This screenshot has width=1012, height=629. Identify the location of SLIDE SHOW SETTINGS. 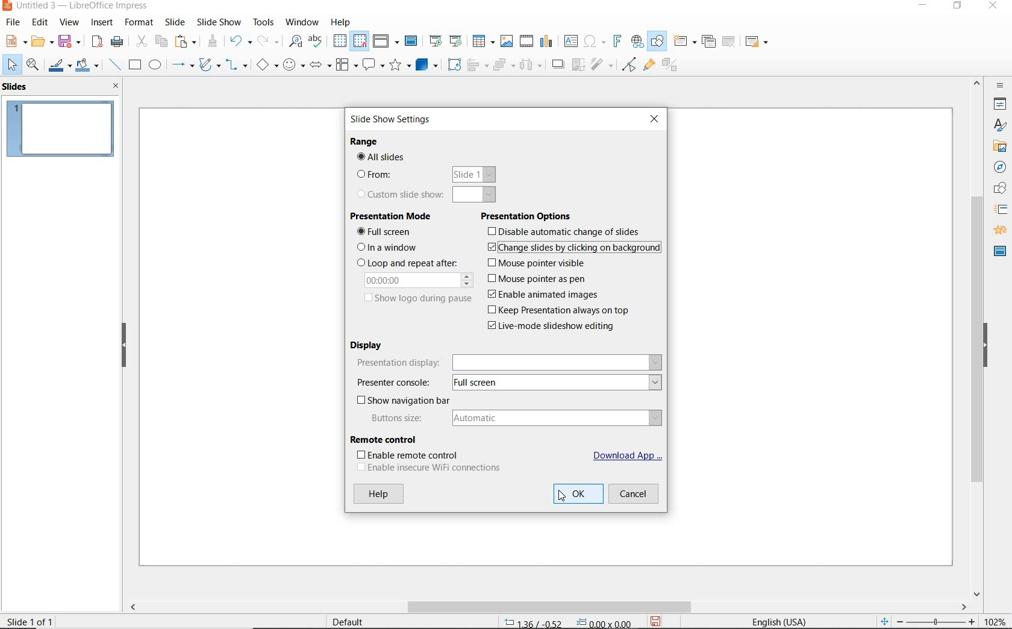
(402, 119).